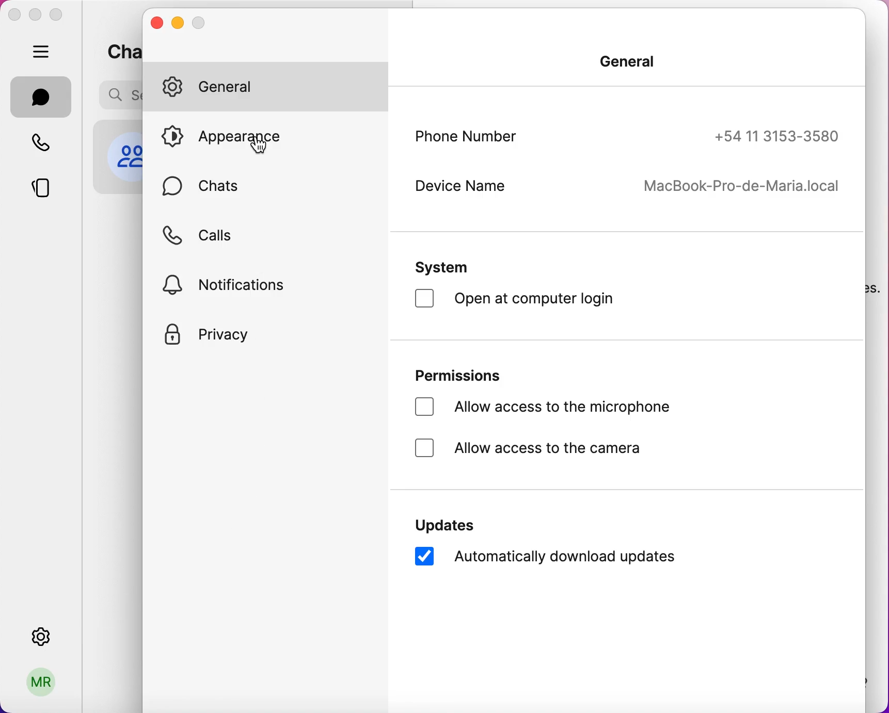 The width and height of the screenshot is (889, 713). Describe the element at coordinates (453, 266) in the screenshot. I see `system` at that location.